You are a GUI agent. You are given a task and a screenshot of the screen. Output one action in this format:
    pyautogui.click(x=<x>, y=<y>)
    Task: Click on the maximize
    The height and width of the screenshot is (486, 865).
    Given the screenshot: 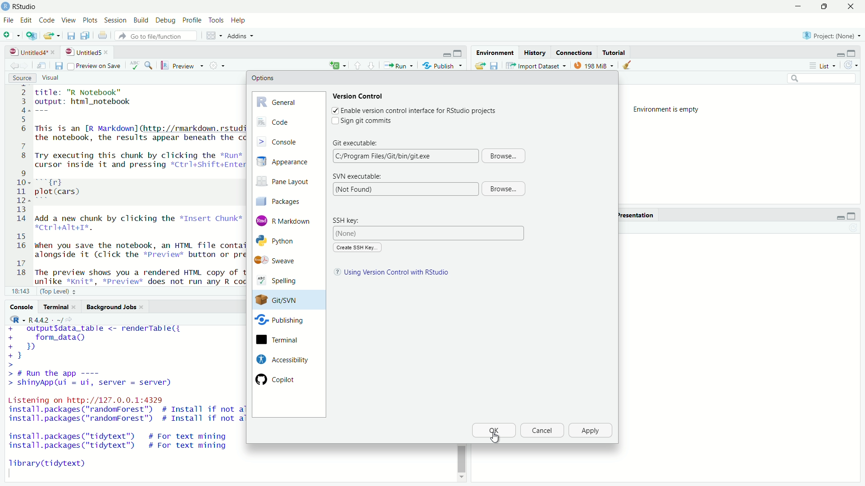 What is the action you would take?
    pyautogui.click(x=459, y=54)
    